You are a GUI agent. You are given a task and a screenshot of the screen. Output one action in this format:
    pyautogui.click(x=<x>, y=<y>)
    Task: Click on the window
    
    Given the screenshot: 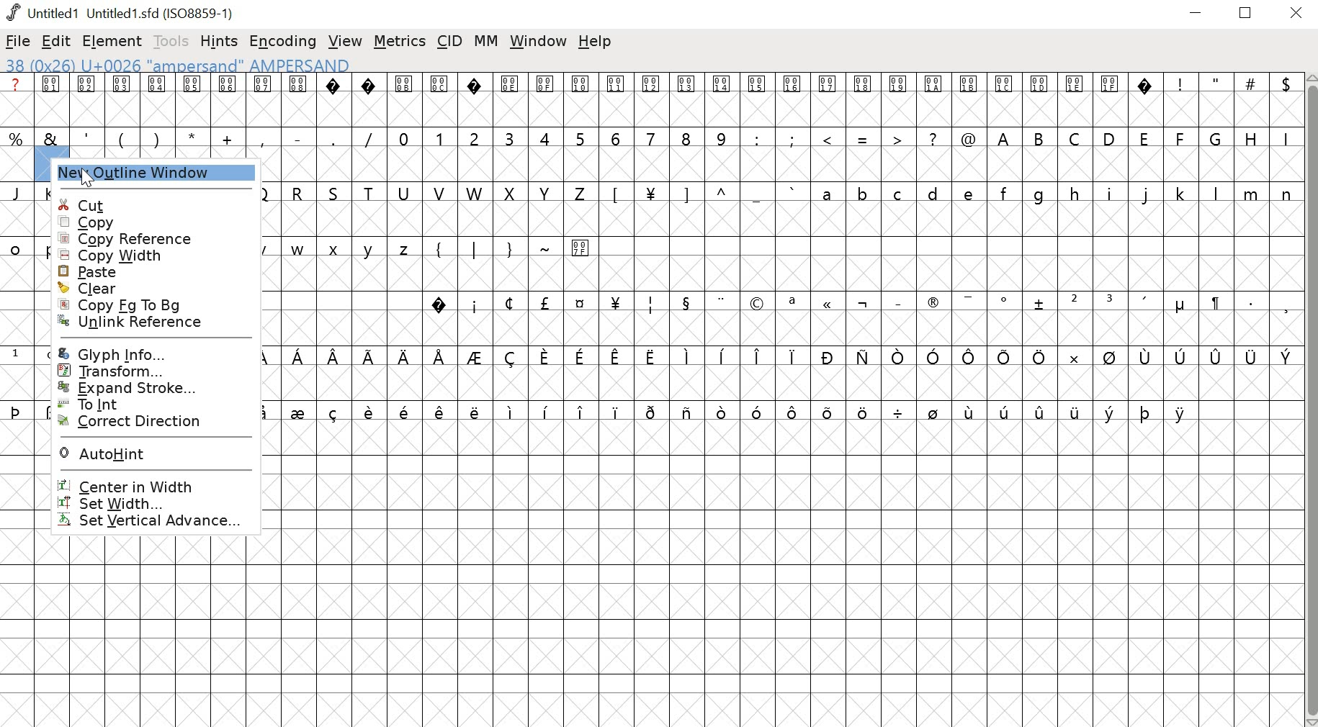 What is the action you would take?
    pyautogui.click(x=537, y=42)
    